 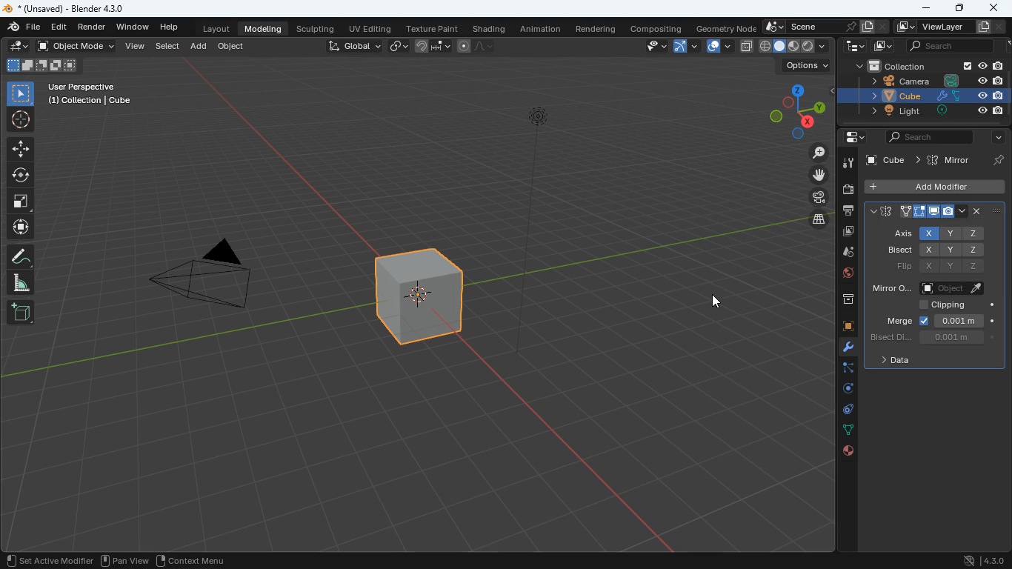 I want to click on , so click(x=998, y=80).